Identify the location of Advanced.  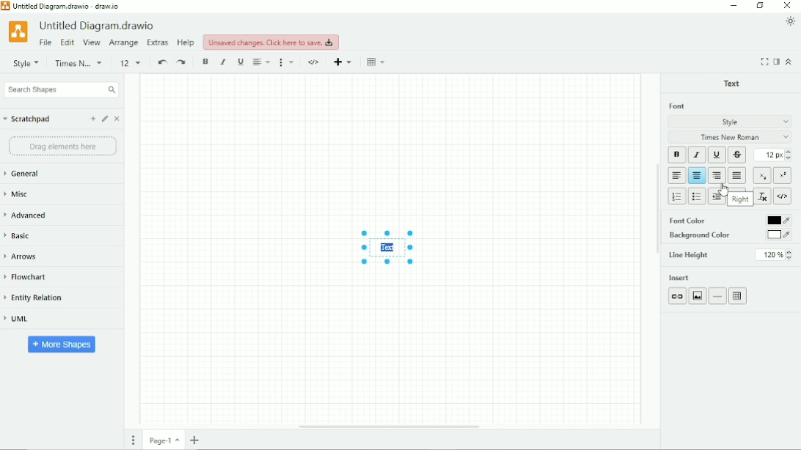
(28, 215).